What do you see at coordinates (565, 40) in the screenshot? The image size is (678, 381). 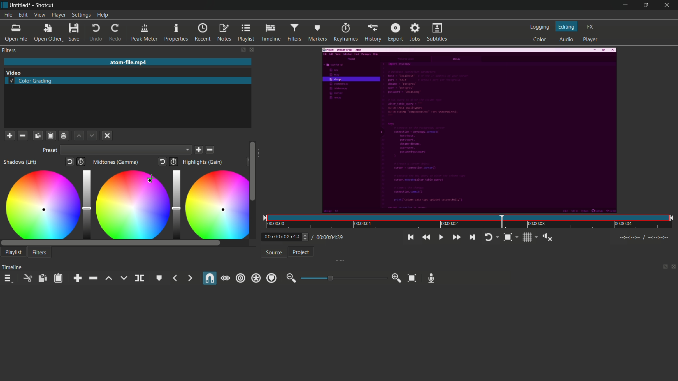 I see `audio` at bounding box center [565, 40].